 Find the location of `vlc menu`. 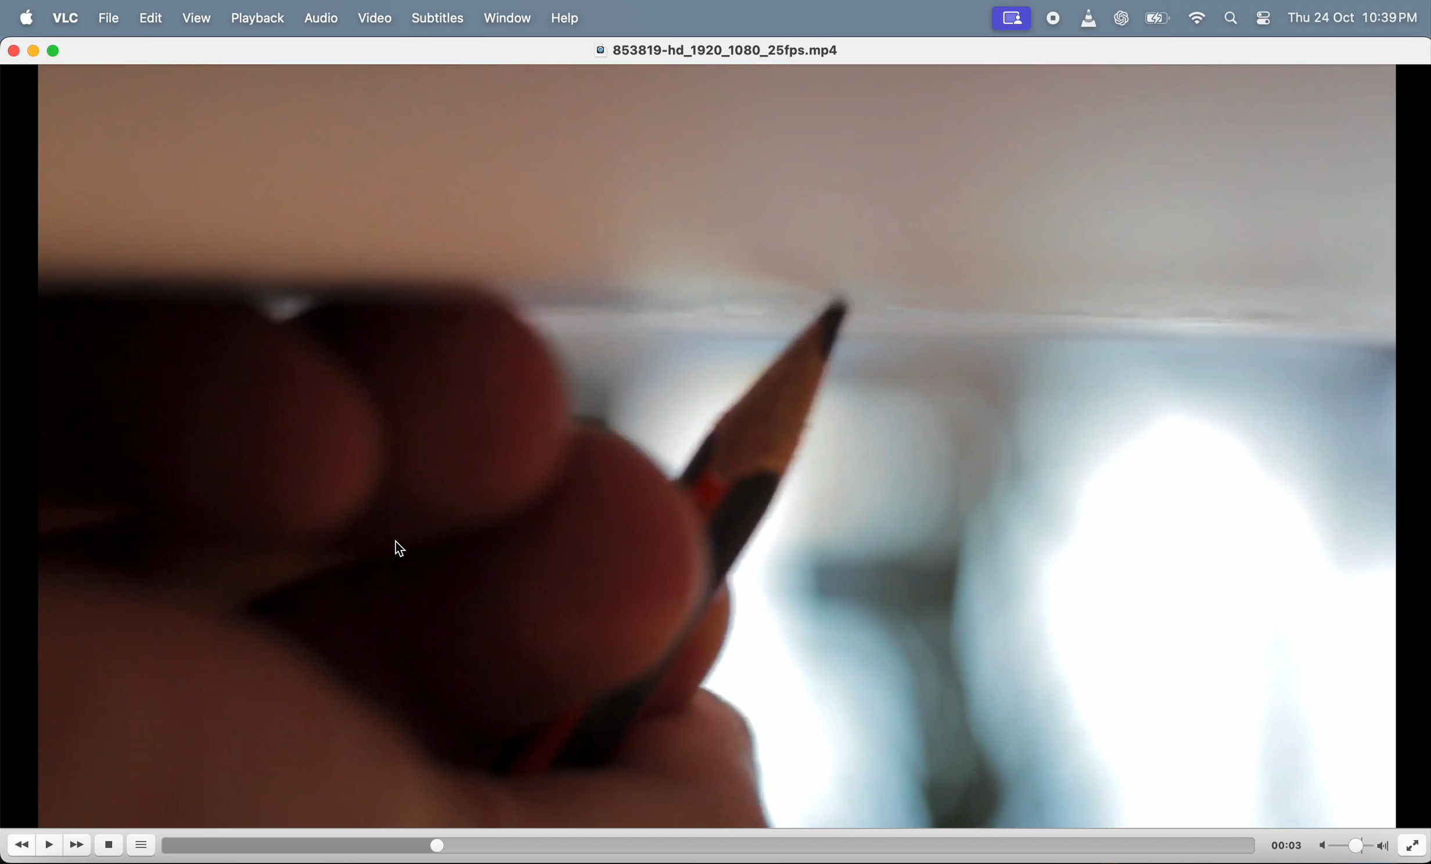

vlc menu is located at coordinates (64, 19).